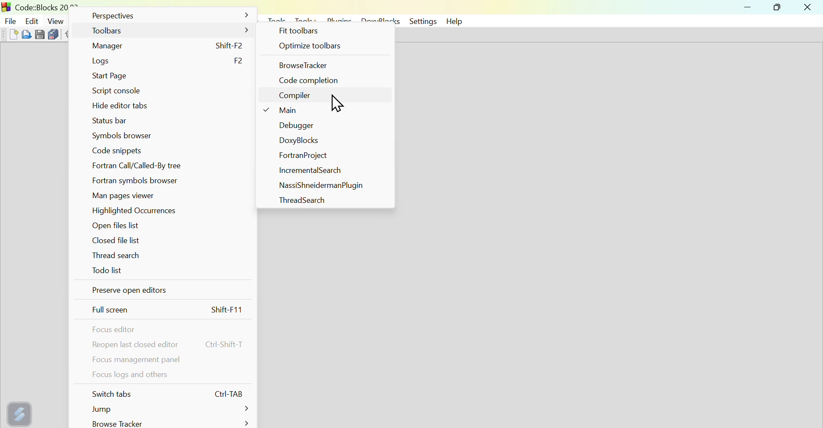 The width and height of the screenshot is (823, 428). I want to click on Open, so click(25, 34).